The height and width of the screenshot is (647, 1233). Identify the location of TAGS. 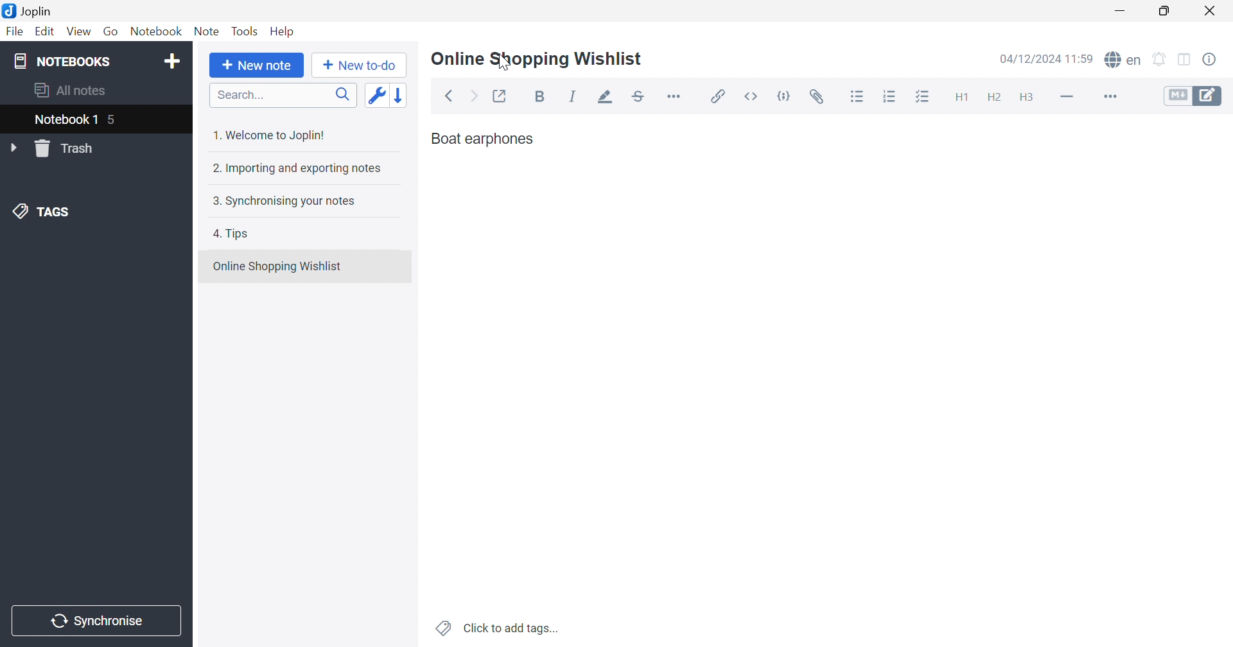
(45, 213).